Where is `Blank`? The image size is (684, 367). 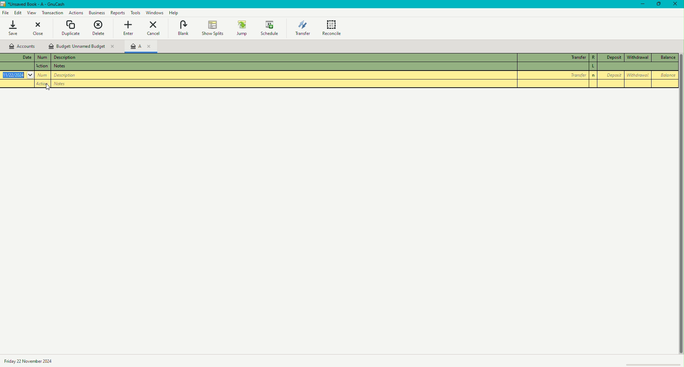 Blank is located at coordinates (183, 28).